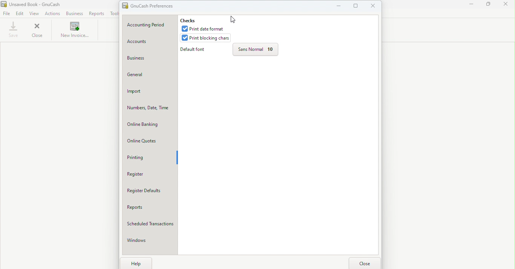 The image size is (515, 269). I want to click on Default fonts, so click(195, 50).